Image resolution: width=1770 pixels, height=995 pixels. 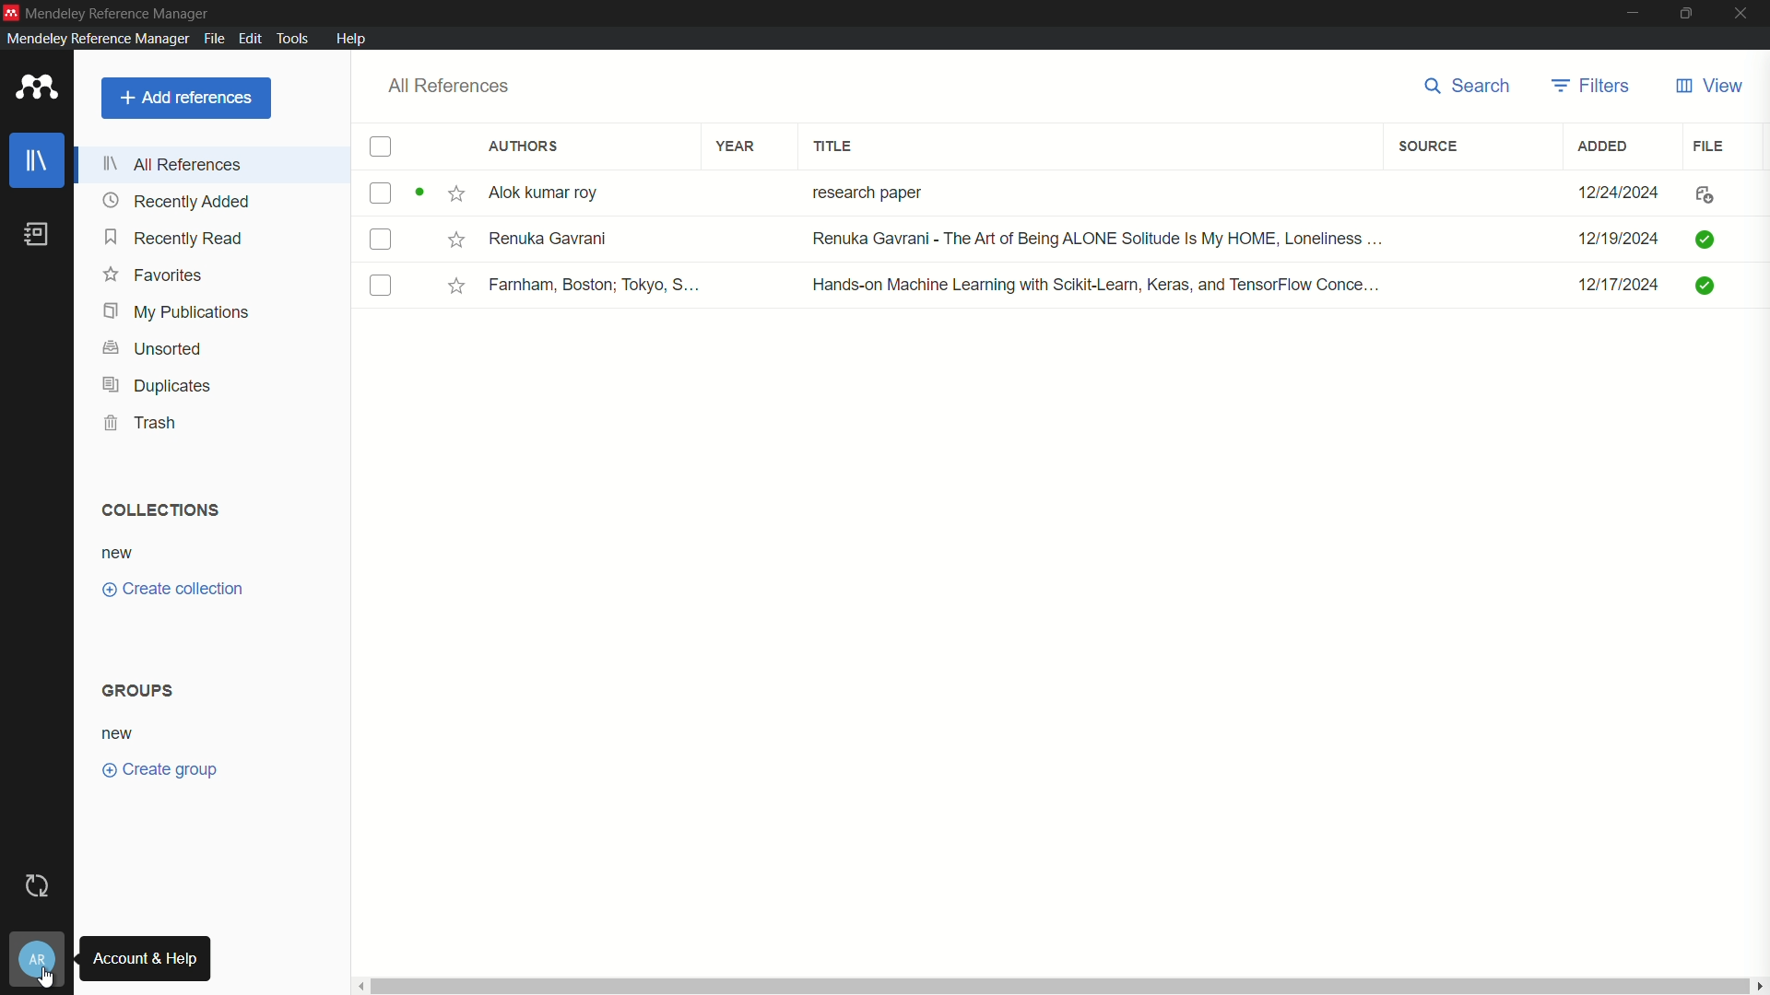 What do you see at coordinates (1689, 14) in the screenshot?
I see `maximize` at bounding box center [1689, 14].